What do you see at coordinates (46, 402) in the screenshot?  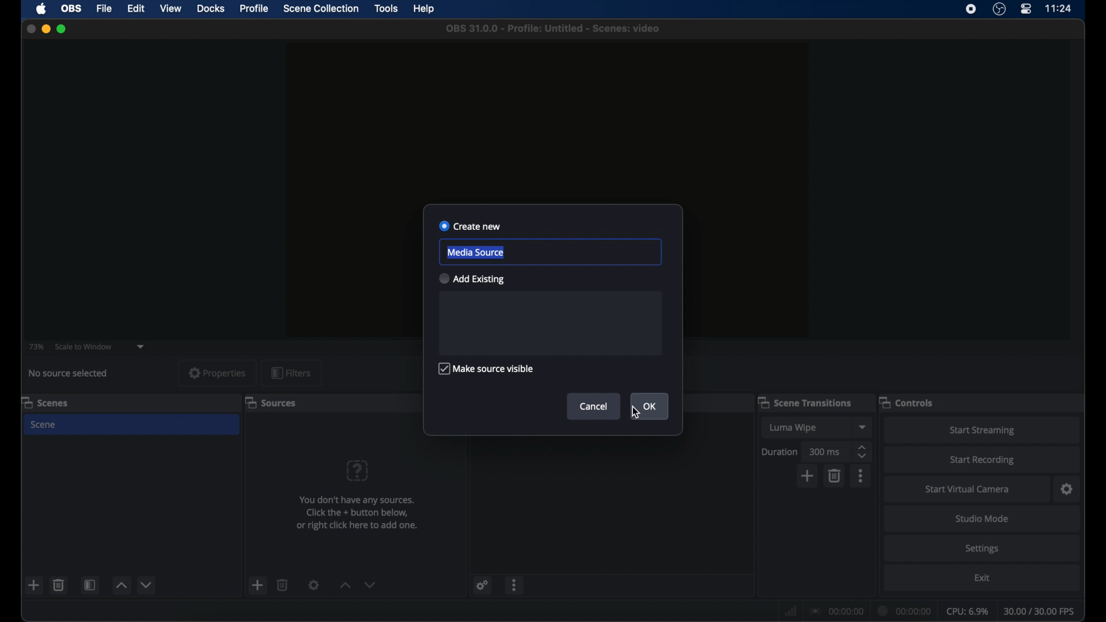 I see `scenes` at bounding box center [46, 402].